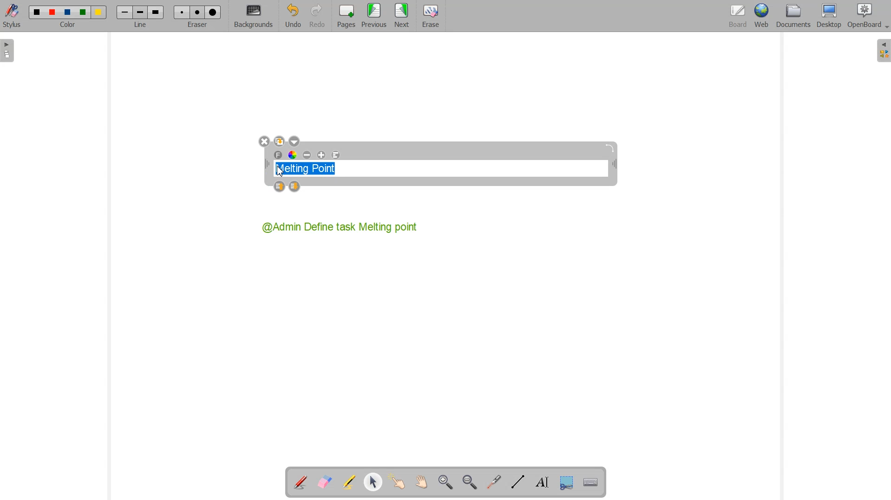  I want to click on Virtual laser Pointer, so click(494, 481).